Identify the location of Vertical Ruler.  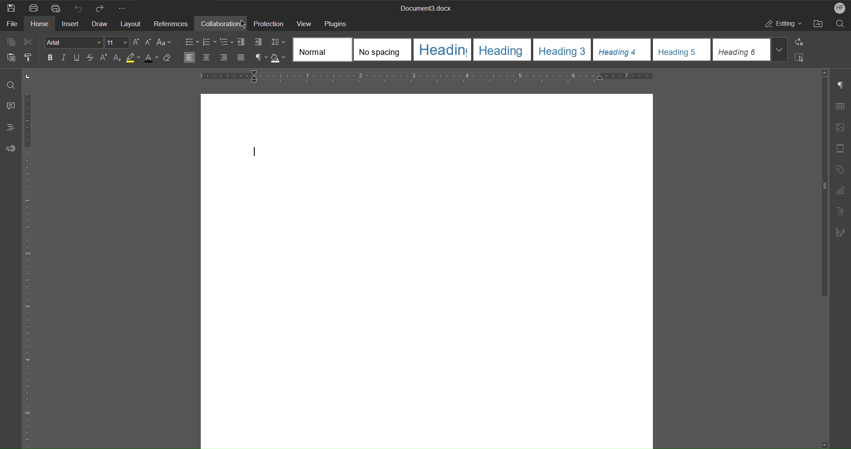
(30, 269).